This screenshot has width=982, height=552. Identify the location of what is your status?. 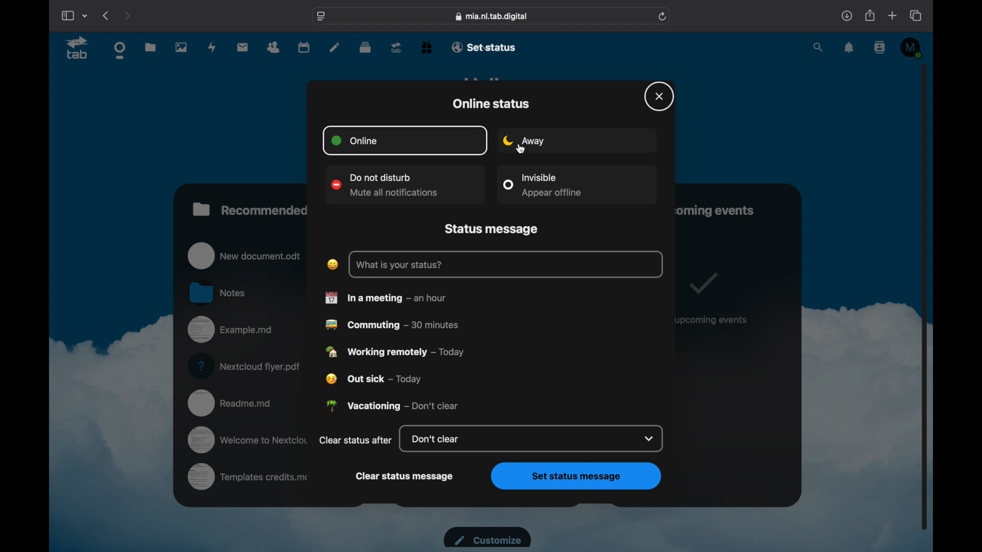
(399, 265).